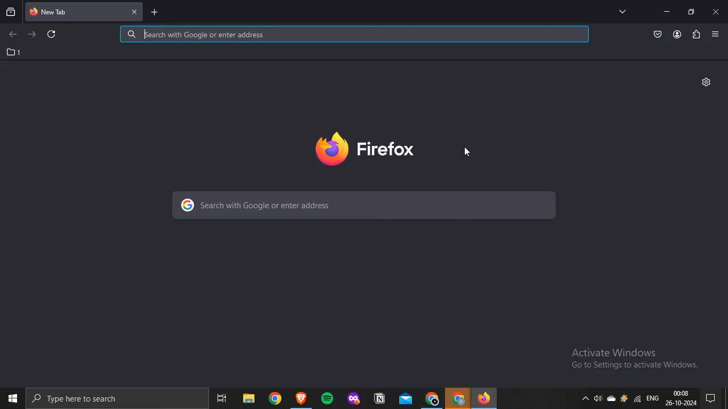 This screenshot has height=409, width=728. Describe the element at coordinates (220, 396) in the screenshot. I see `` at that location.